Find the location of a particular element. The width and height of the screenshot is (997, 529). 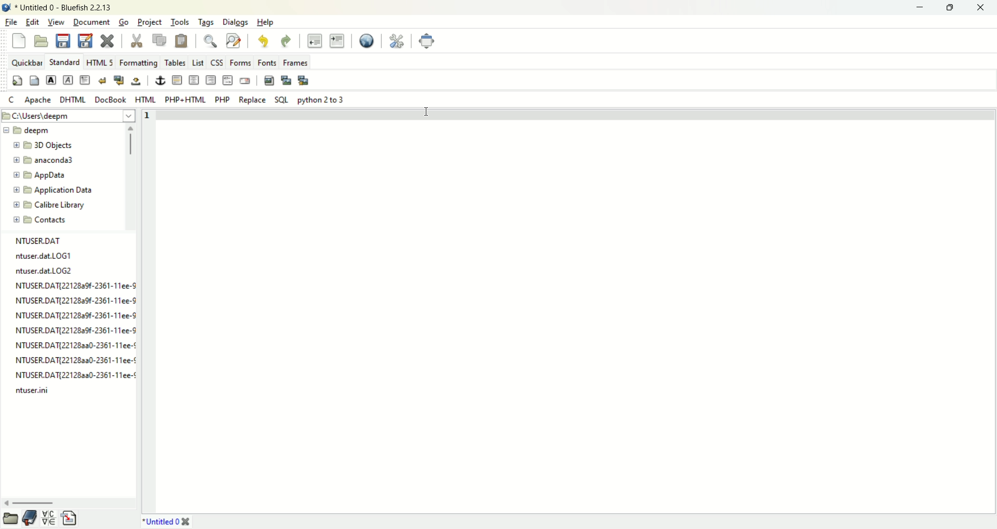

line number is located at coordinates (148, 117).